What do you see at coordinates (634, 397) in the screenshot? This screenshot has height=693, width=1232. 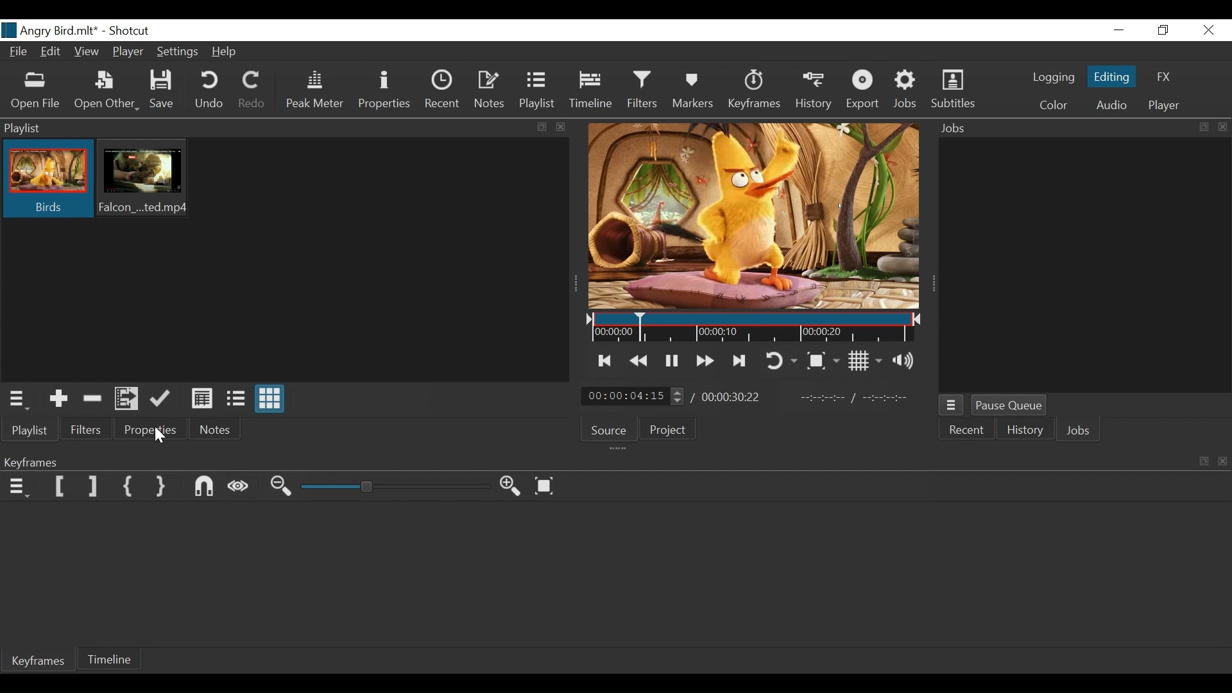 I see `Current position` at bounding box center [634, 397].